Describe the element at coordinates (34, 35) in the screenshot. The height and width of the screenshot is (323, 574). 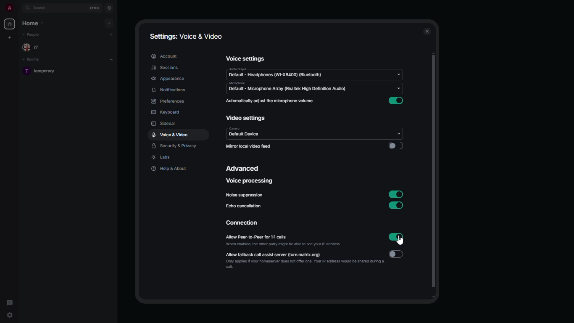
I see `people` at that location.